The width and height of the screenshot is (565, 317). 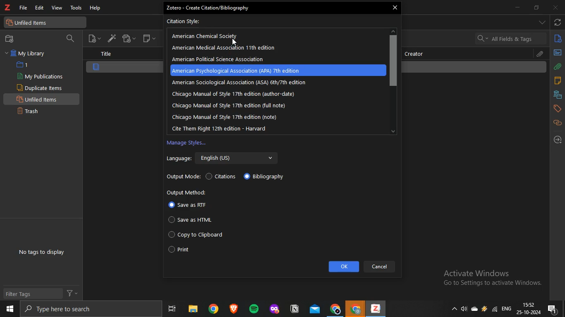 I want to click on drive, so click(x=484, y=308).